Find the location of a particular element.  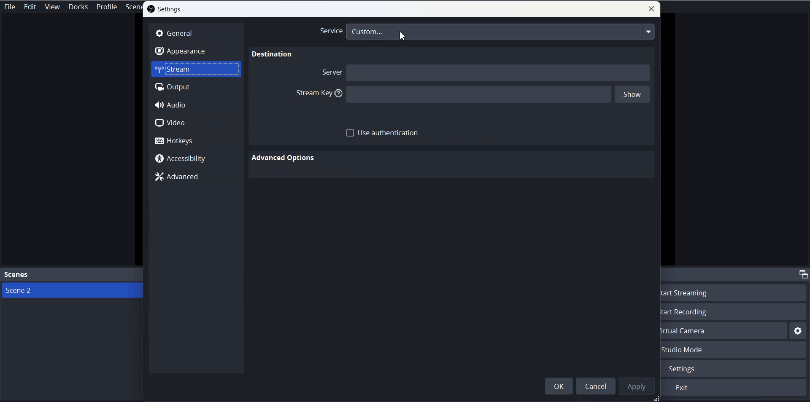

OK is located at coordinates (559, 386).